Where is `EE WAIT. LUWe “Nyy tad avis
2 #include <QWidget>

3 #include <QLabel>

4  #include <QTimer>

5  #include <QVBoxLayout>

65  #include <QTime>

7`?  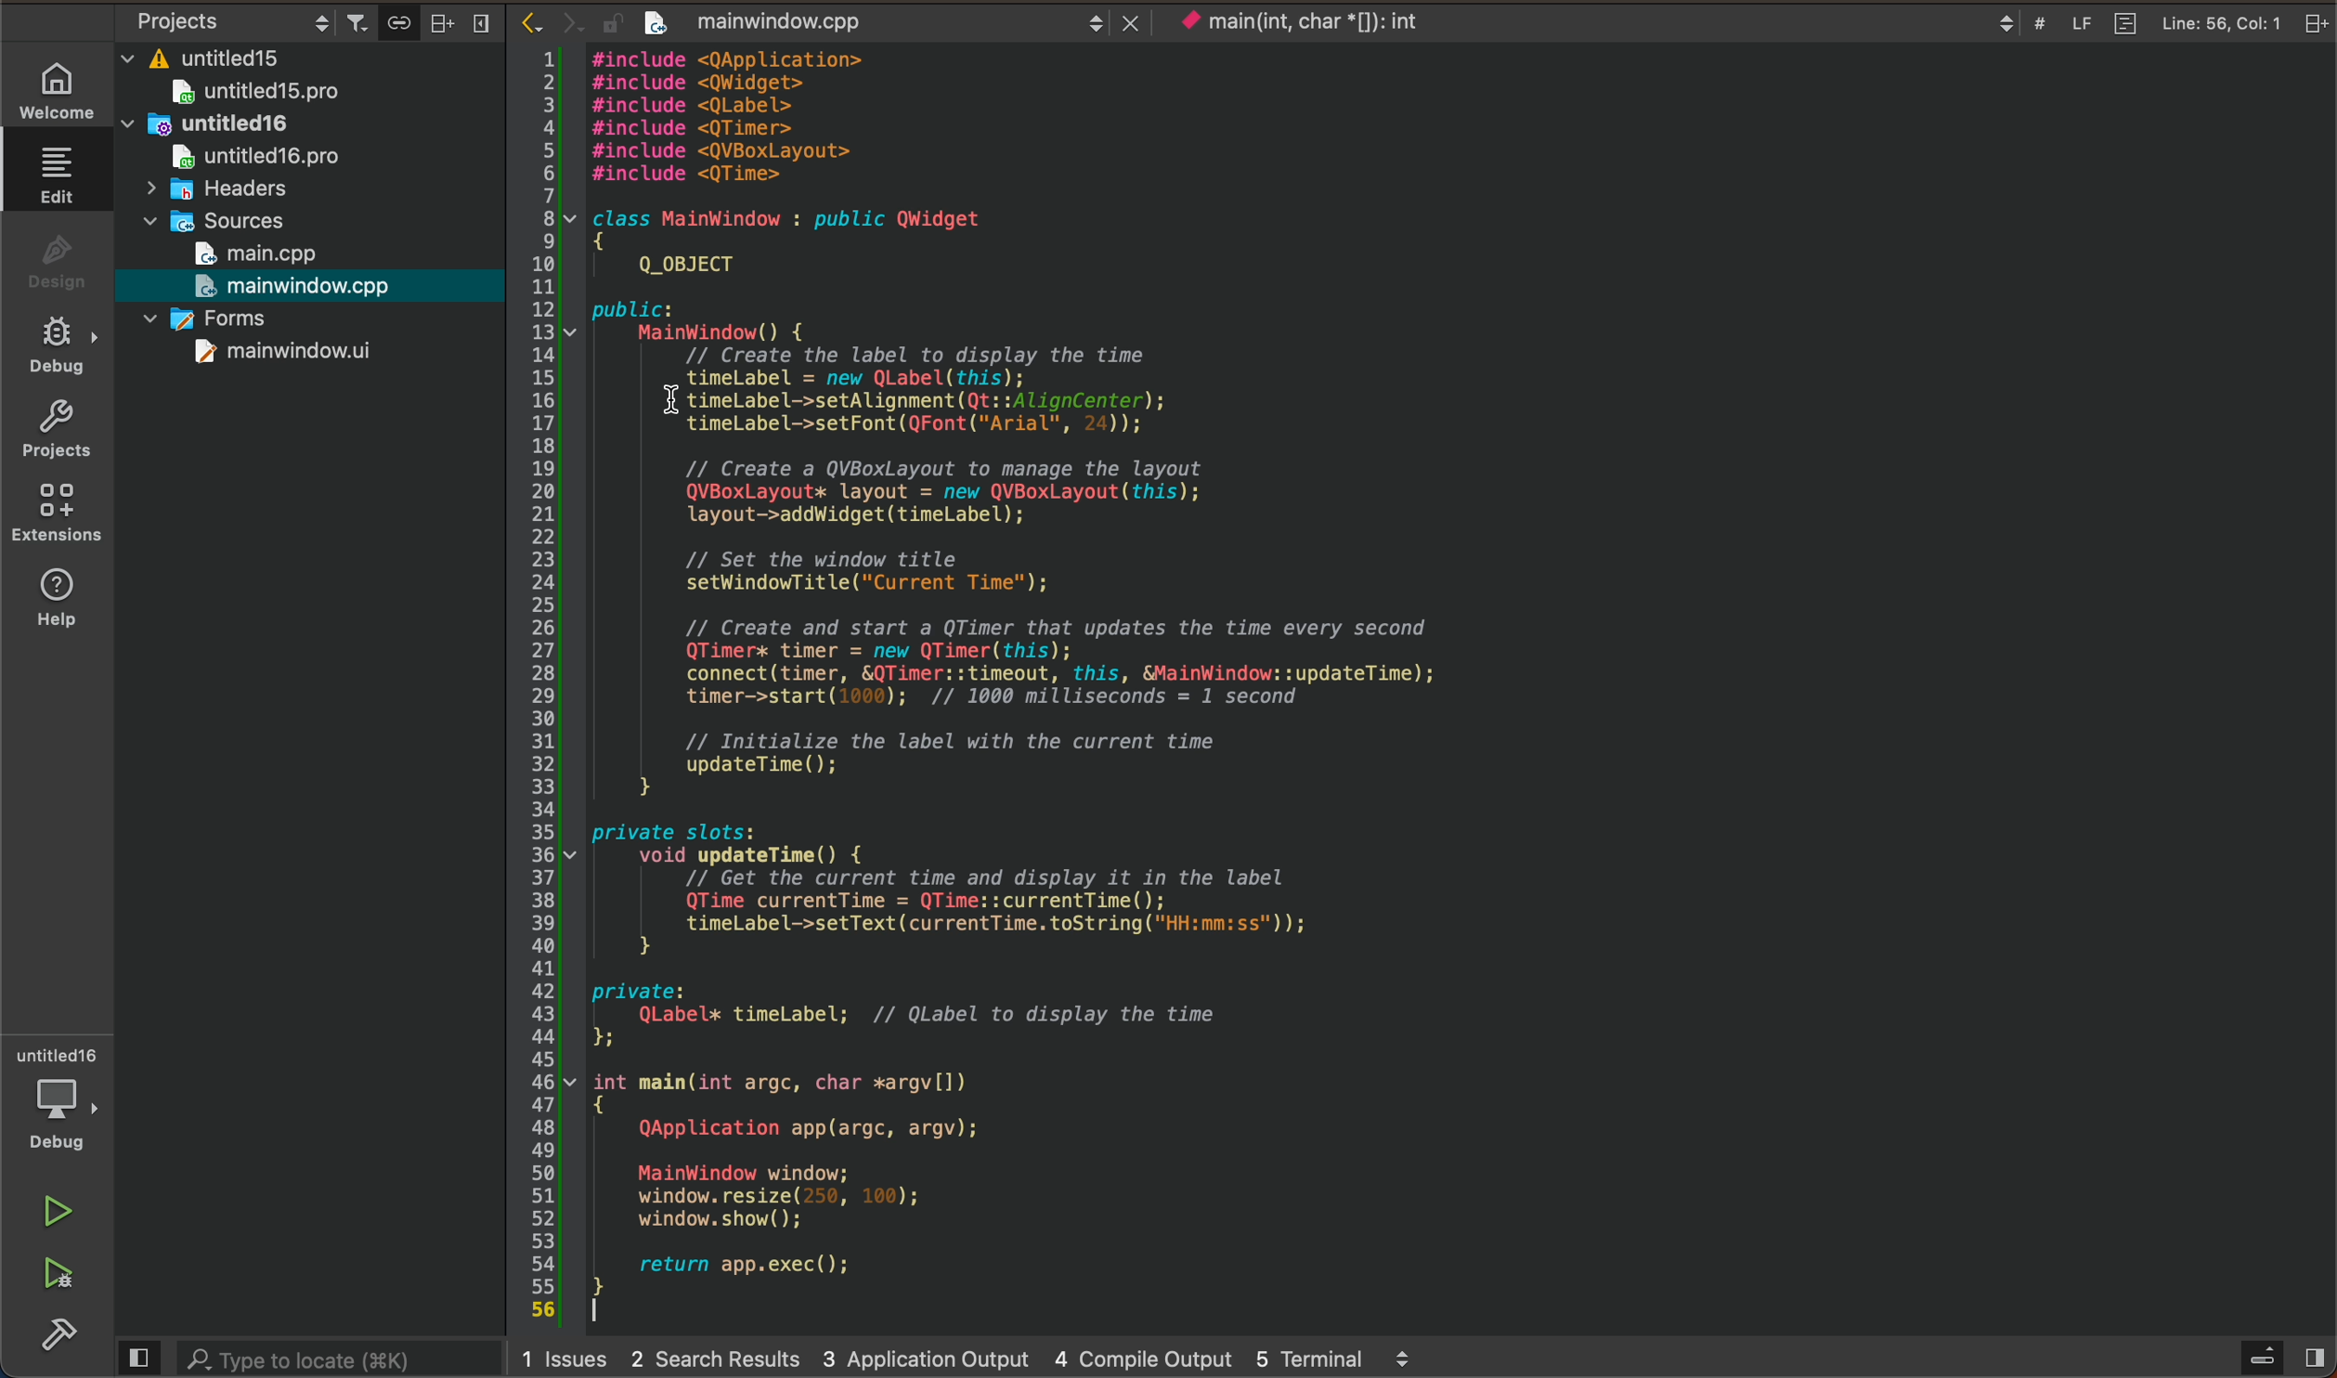
EE WAIT. LUWe “Nyy tad avis
2 #include <QWidget>

3 #include <QLabel>

4  #include <QTimer>

5  #include <QVBoxLayout>

65  #include <QTime>

7 is located at coordinates (732, 118).